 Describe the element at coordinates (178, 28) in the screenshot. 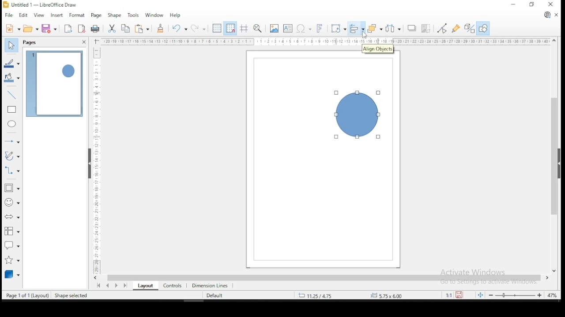

I see `undo` at that location.